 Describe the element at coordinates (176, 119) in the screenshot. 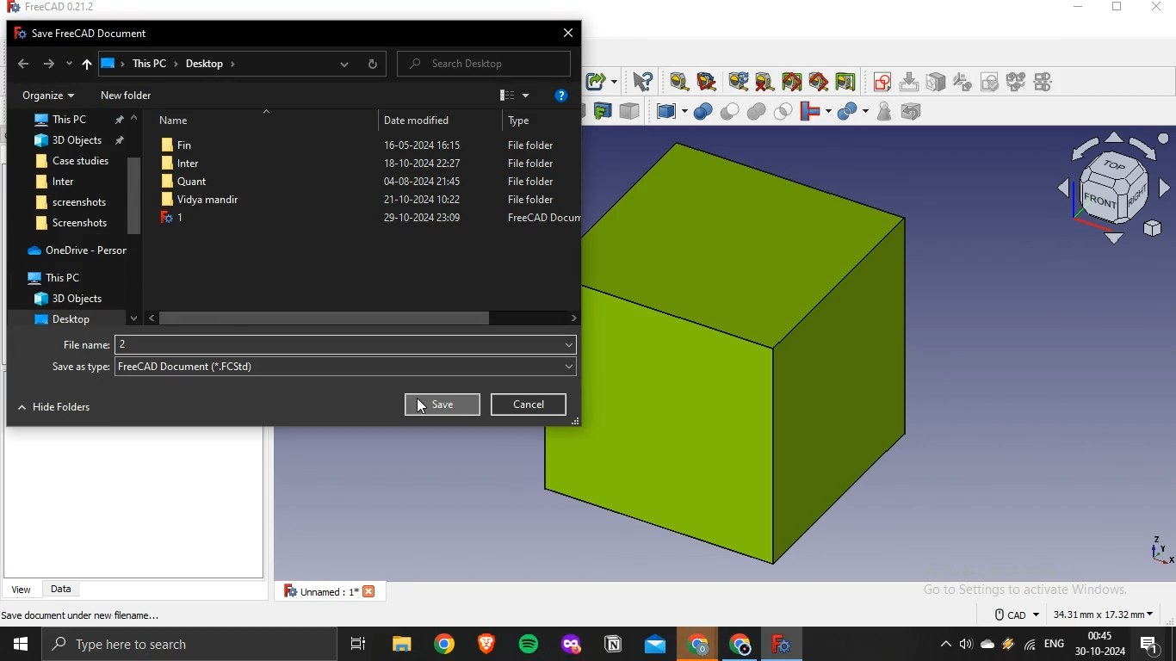

I see `Name` at that location.